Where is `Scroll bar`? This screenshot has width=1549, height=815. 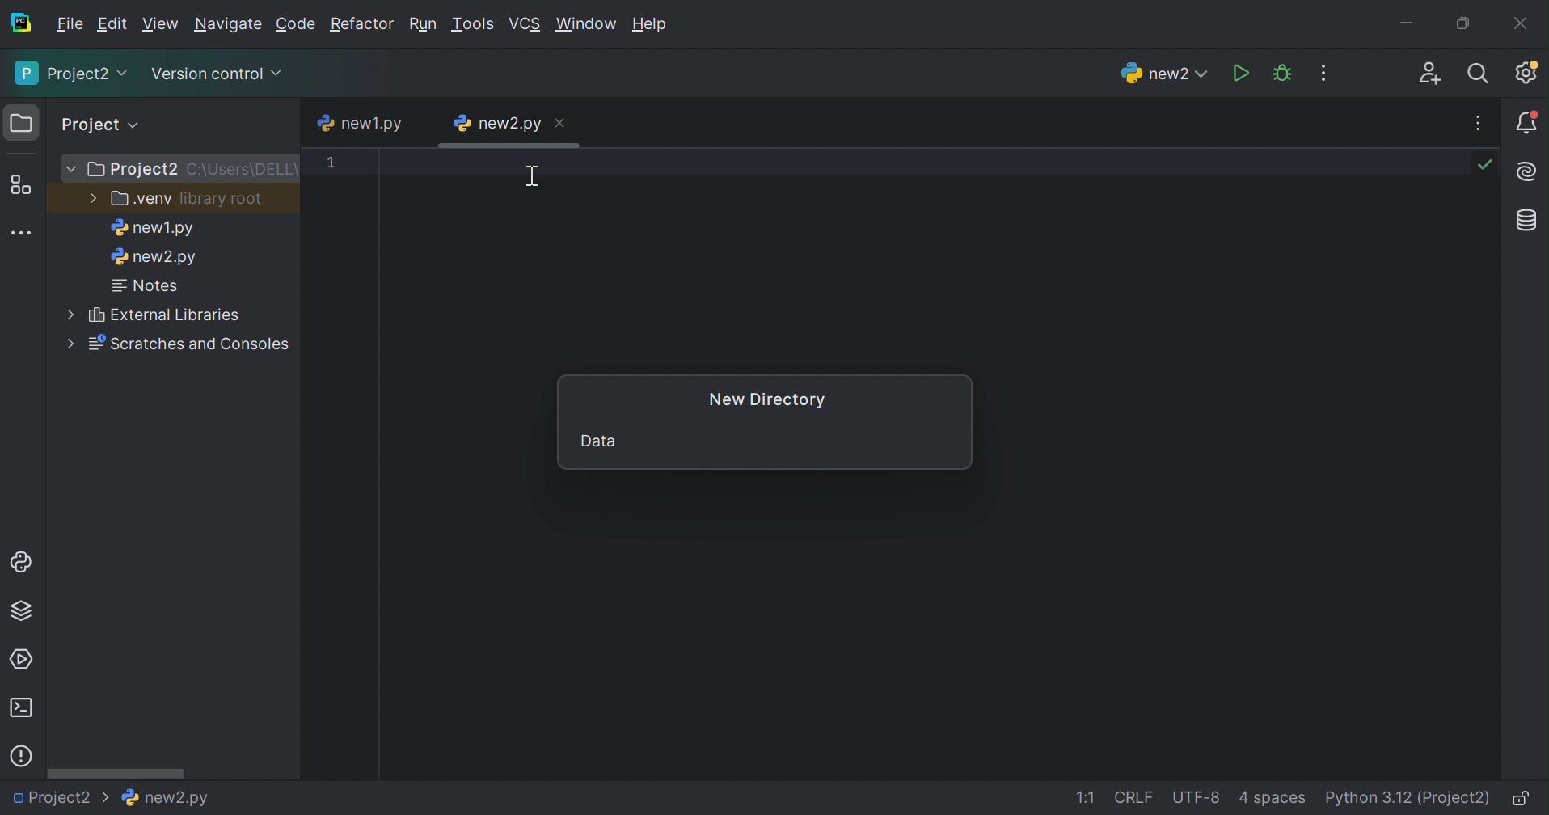
Scroll bar is located at coordinates (118, 772).